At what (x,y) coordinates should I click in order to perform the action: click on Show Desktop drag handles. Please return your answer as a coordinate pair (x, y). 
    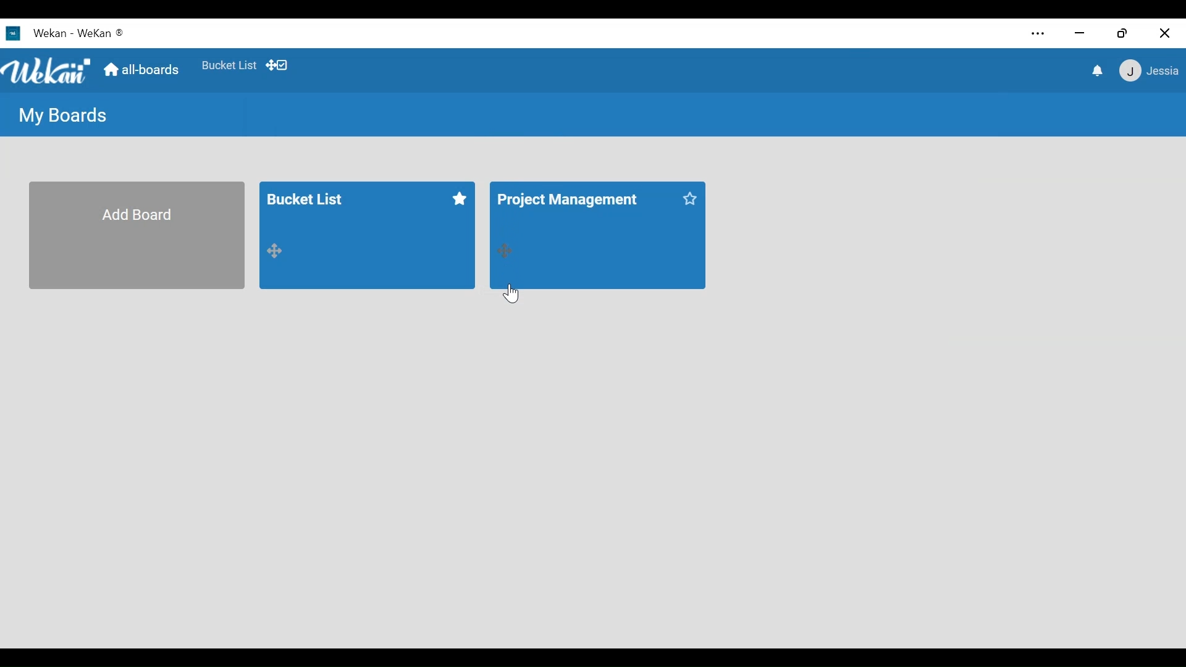
    Looking at the image, I should click on (277, 65).